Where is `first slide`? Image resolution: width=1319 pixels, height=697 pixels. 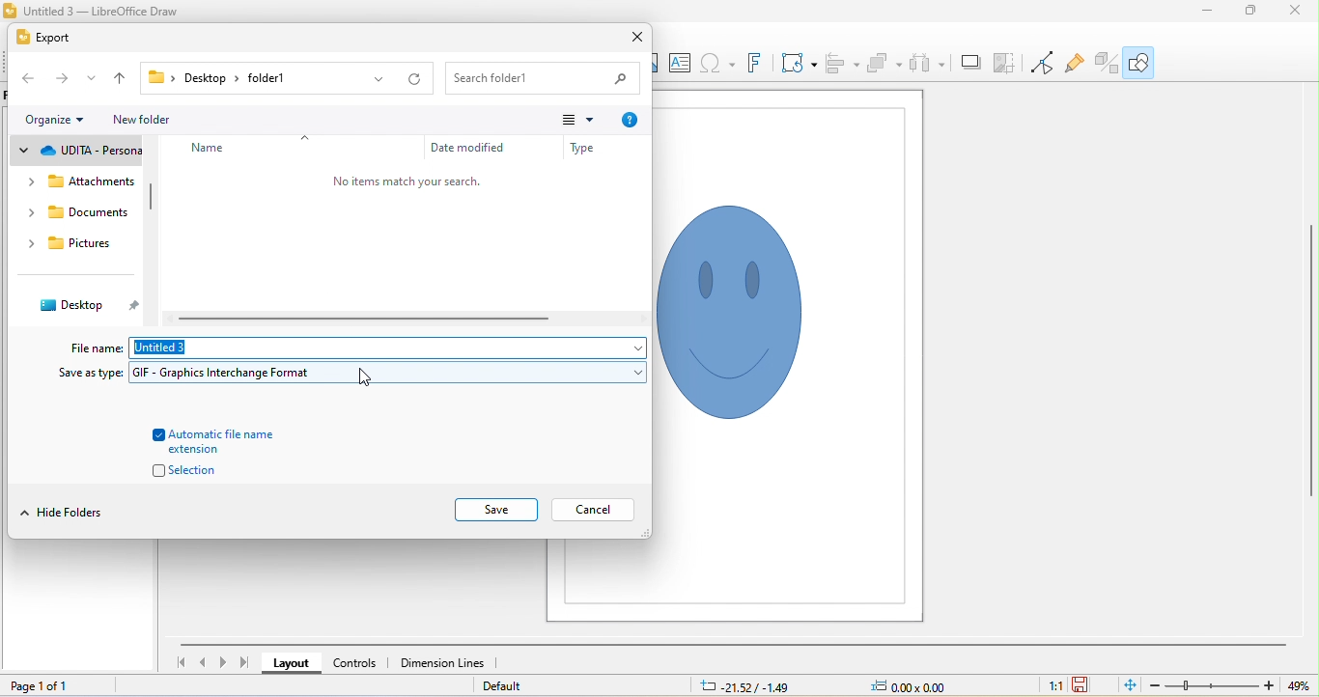
first slide is located at coordinates (184, 662).